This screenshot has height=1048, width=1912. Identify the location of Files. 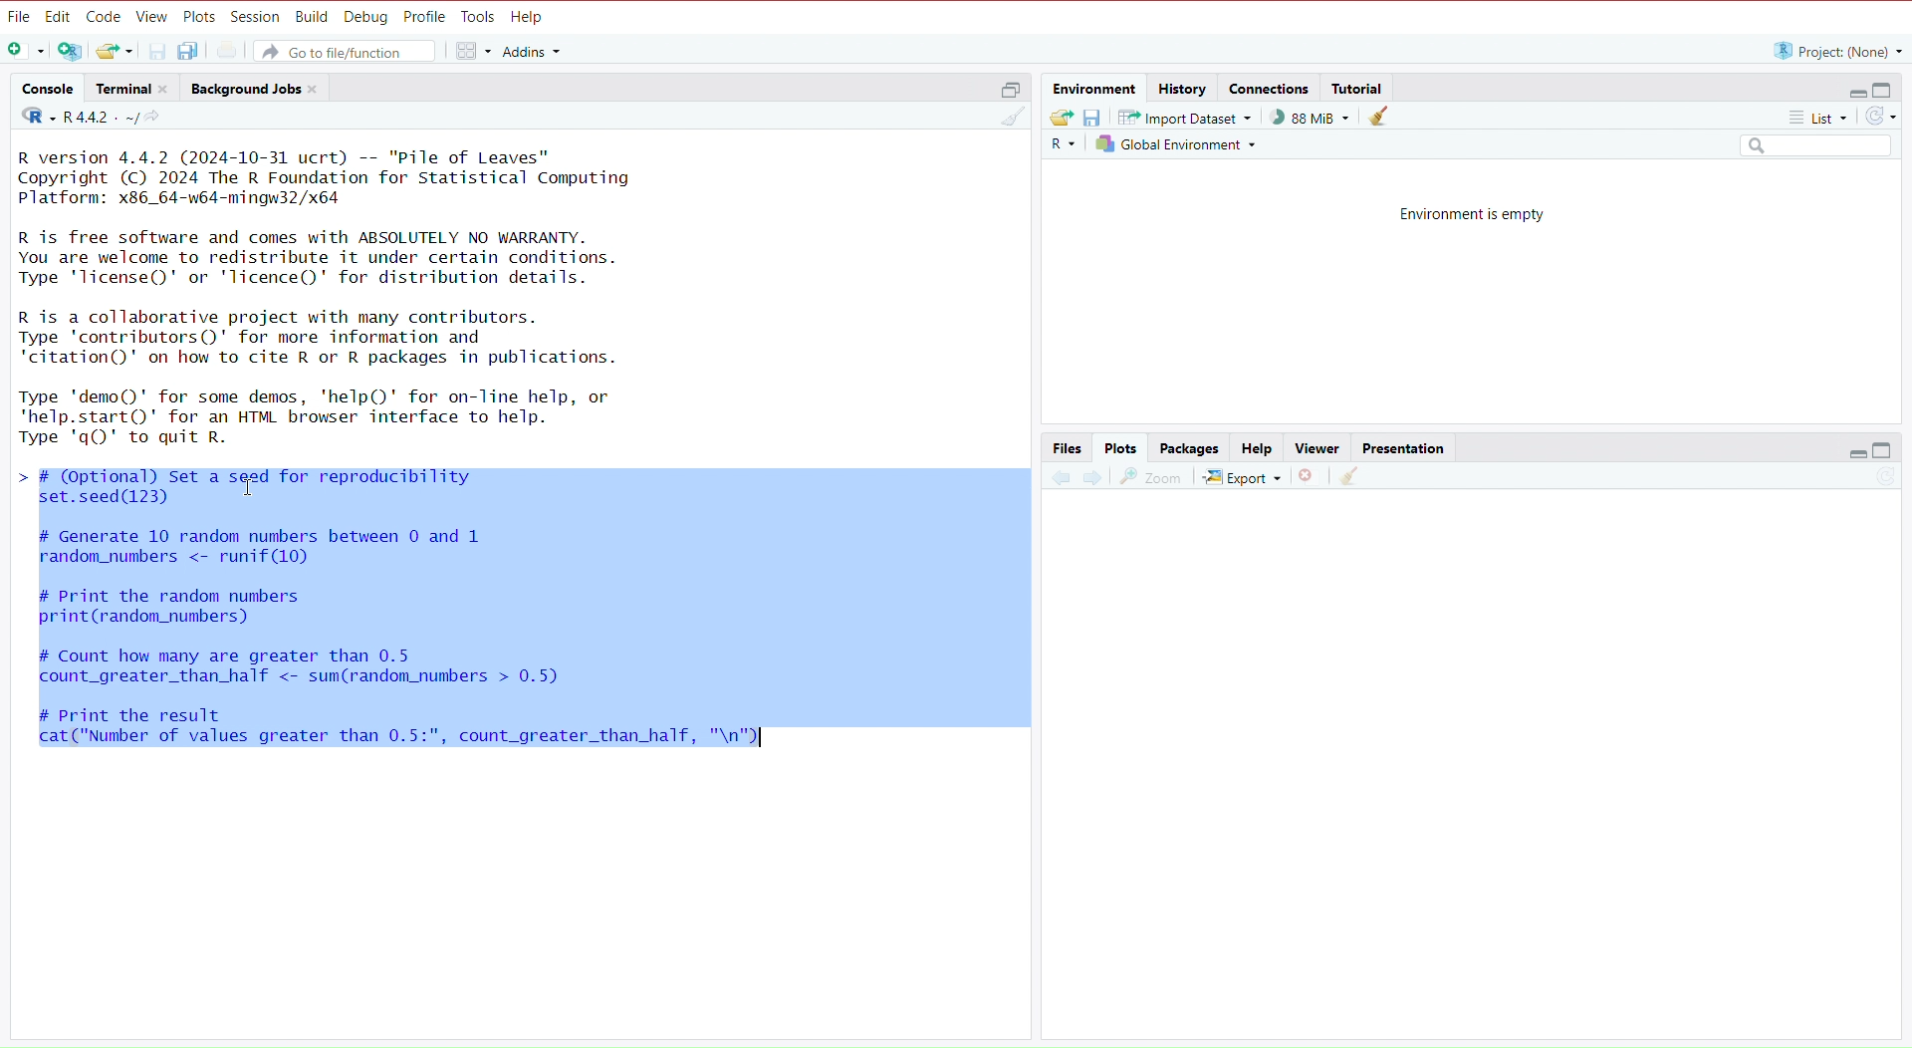
(1067, 446).